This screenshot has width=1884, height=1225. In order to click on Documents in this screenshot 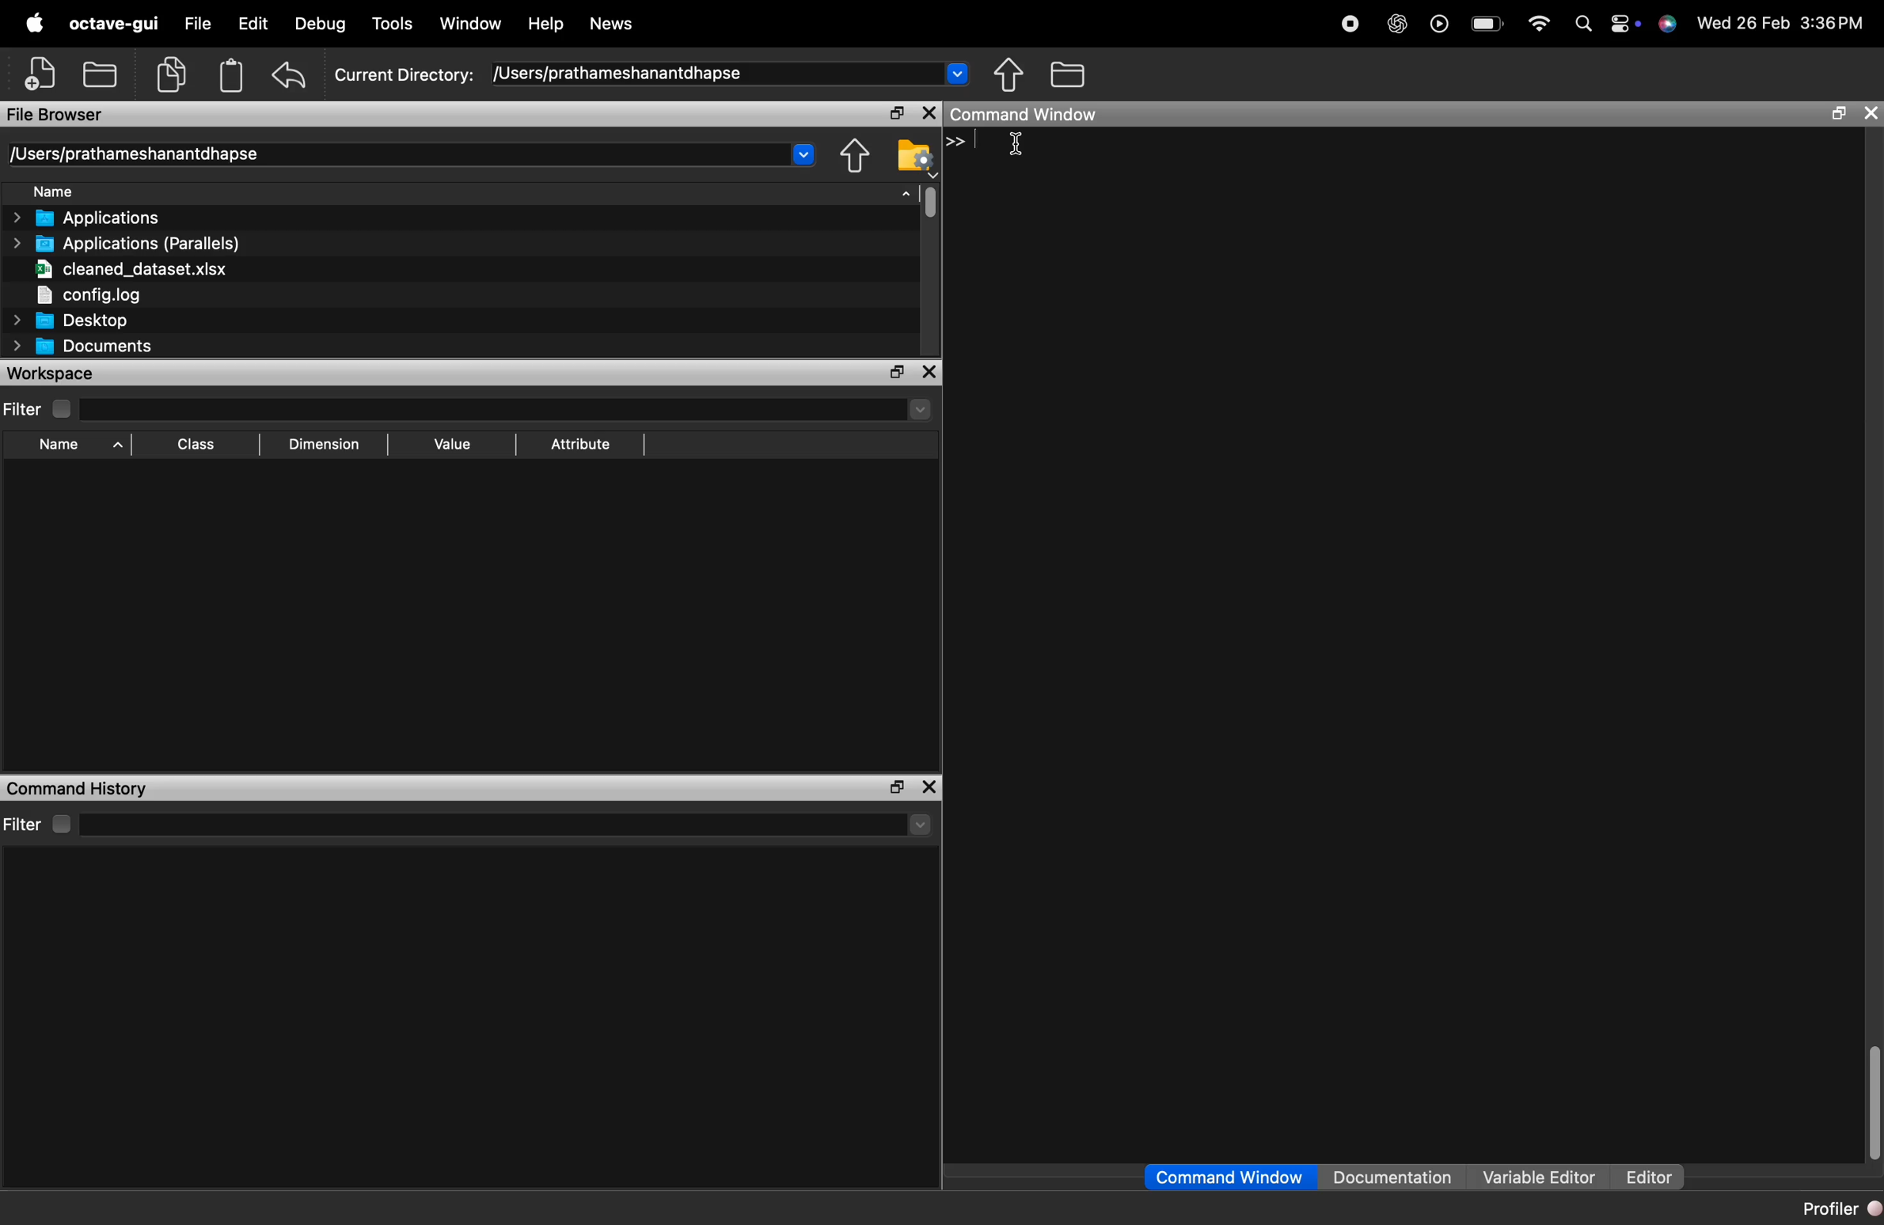, I will do `click(79, 347)`.